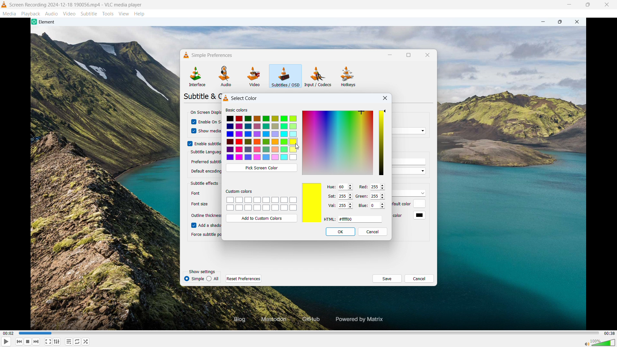  Describe the element at coordinates (381, 143) in the screenshot. I see `select opacity` at that location.